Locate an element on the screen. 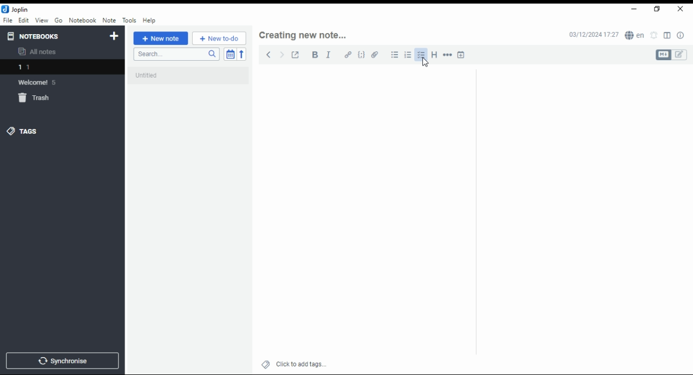 Image resolution: width=693 pixels, height=375 pixels. set alarm is located at coordinates (656, 35).